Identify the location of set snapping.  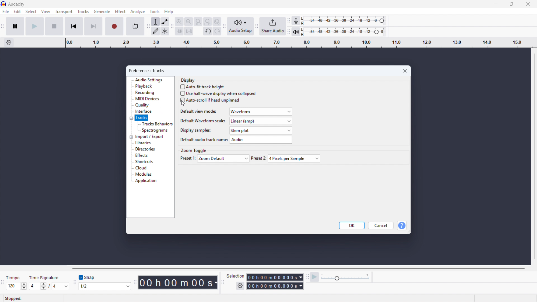
(104, 286).